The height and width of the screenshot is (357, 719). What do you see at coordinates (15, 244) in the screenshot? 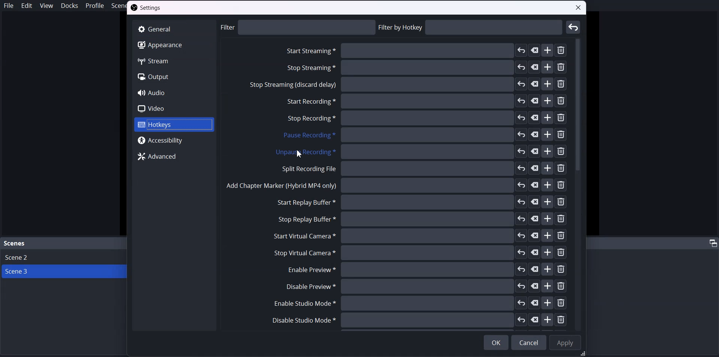
I see `Scene` at bounding box center [15, 244].